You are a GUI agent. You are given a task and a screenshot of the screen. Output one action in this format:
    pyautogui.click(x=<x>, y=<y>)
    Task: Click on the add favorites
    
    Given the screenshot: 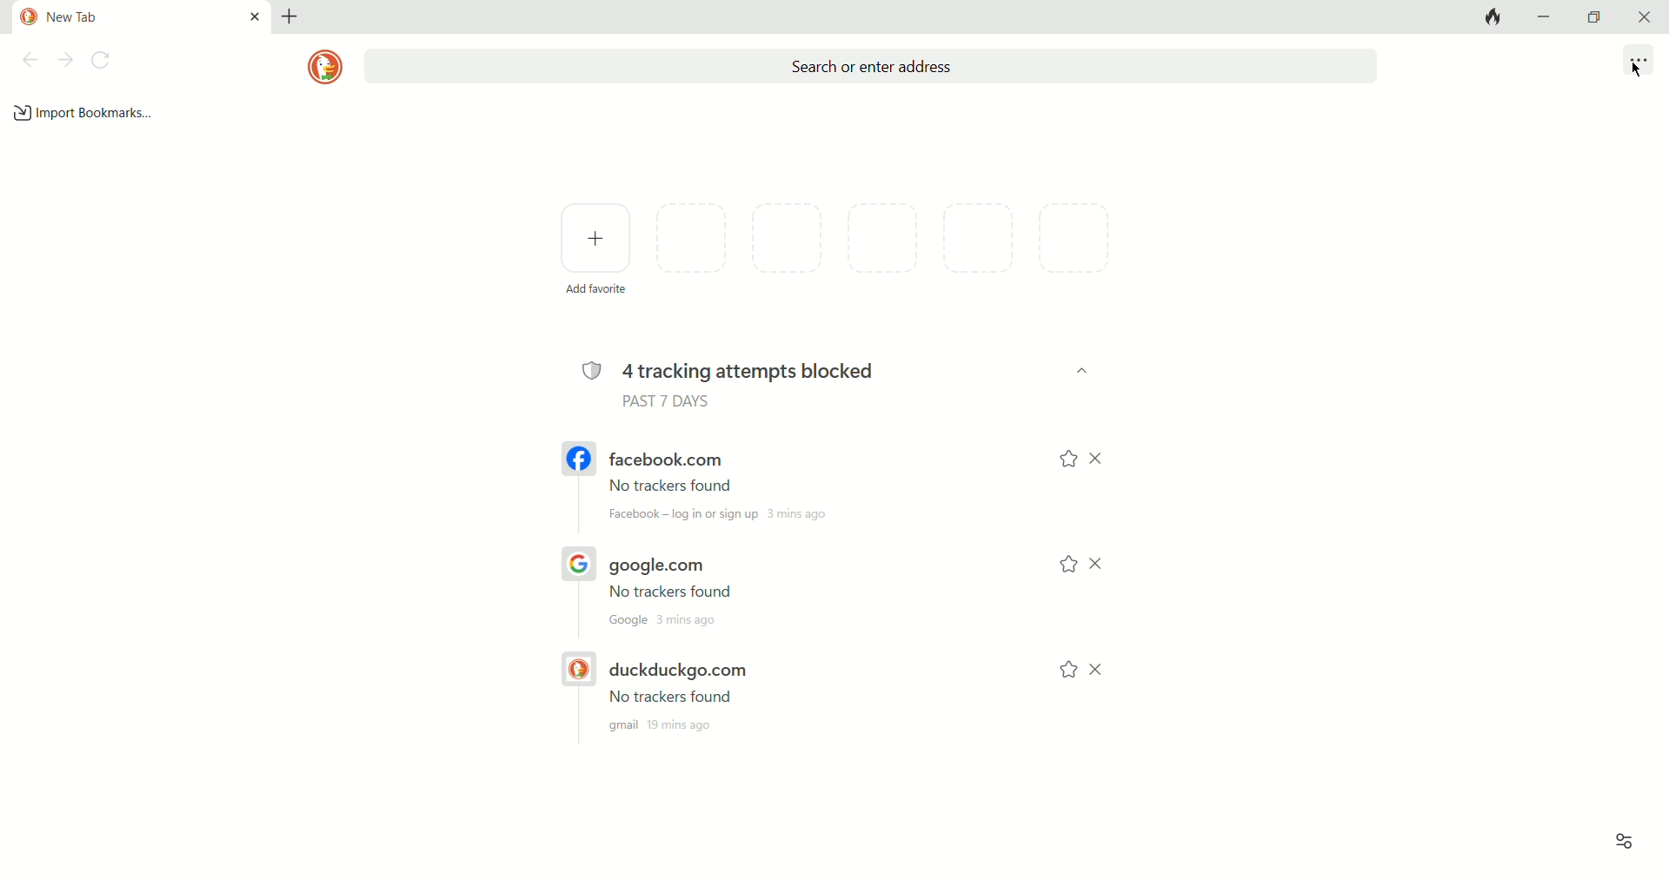 What is the action you would take?
    pyautogui.click(x=597, y=249)
    